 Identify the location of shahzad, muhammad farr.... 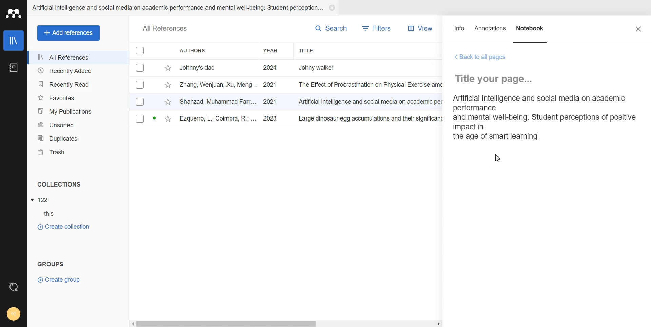
(219, 101).